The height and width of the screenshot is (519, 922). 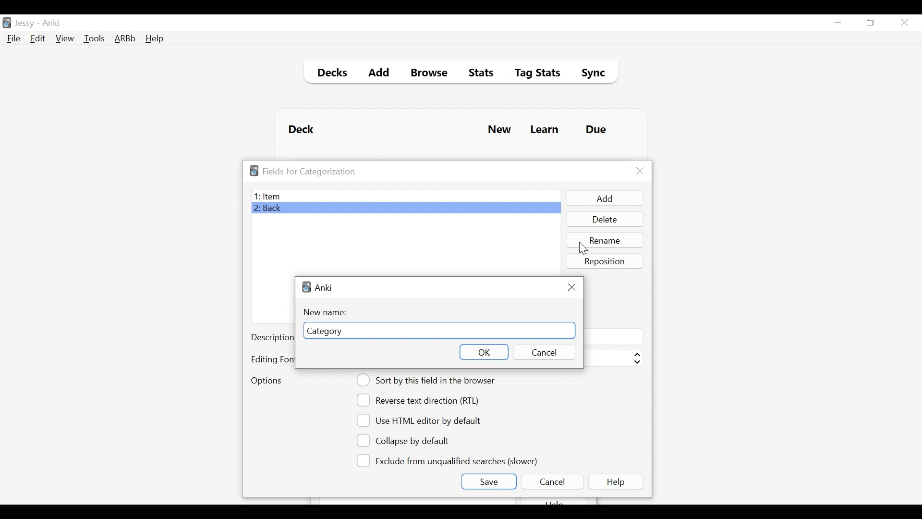 I want to click on Stats, so click(x=478, y=73).